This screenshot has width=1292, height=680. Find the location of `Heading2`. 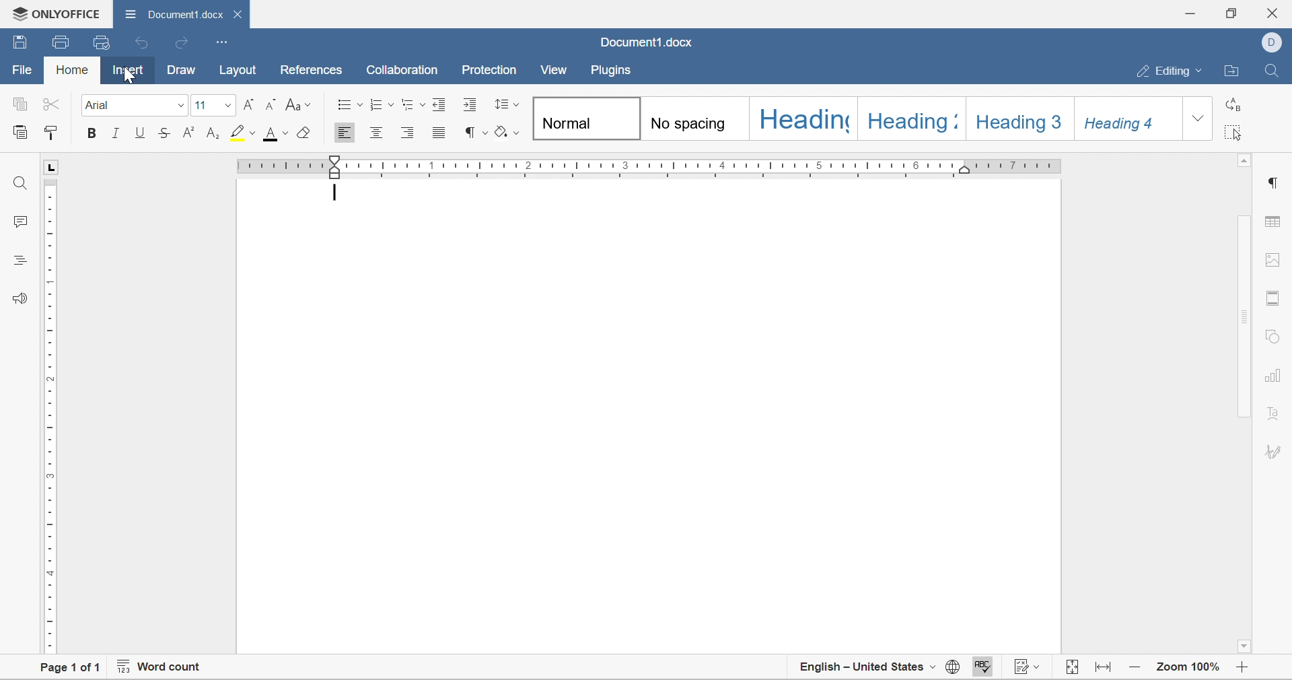

Heading2 is located at coordinates (908, 121).